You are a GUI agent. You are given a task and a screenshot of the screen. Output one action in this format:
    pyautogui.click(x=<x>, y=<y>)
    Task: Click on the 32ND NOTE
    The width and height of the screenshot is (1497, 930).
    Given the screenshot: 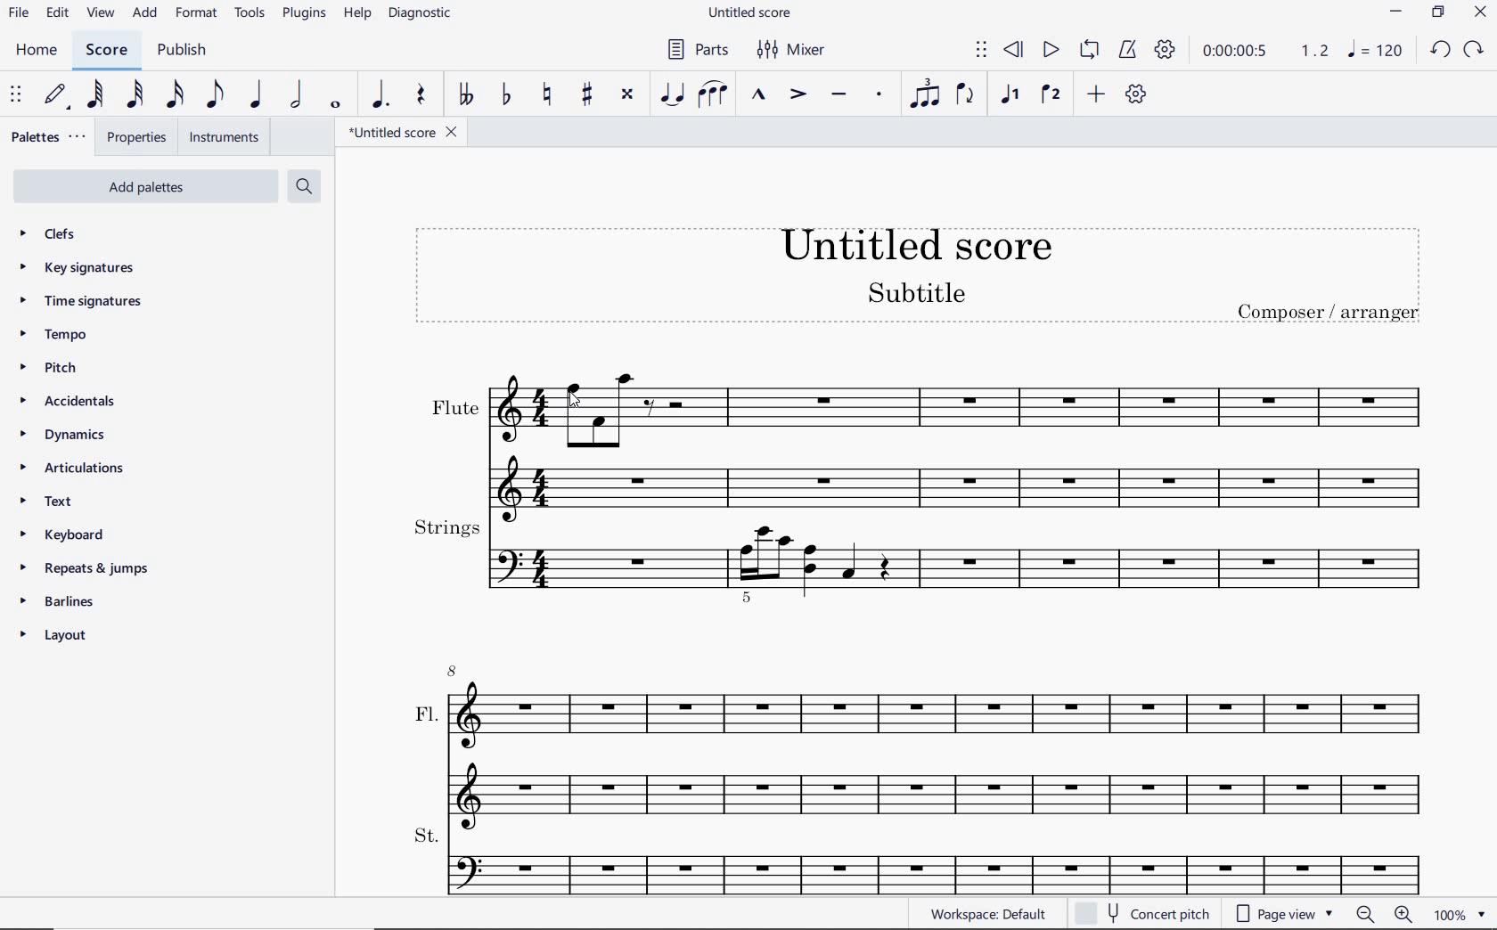 What is the action you would take?
    pyautogui.click(x=133, y=98)
    